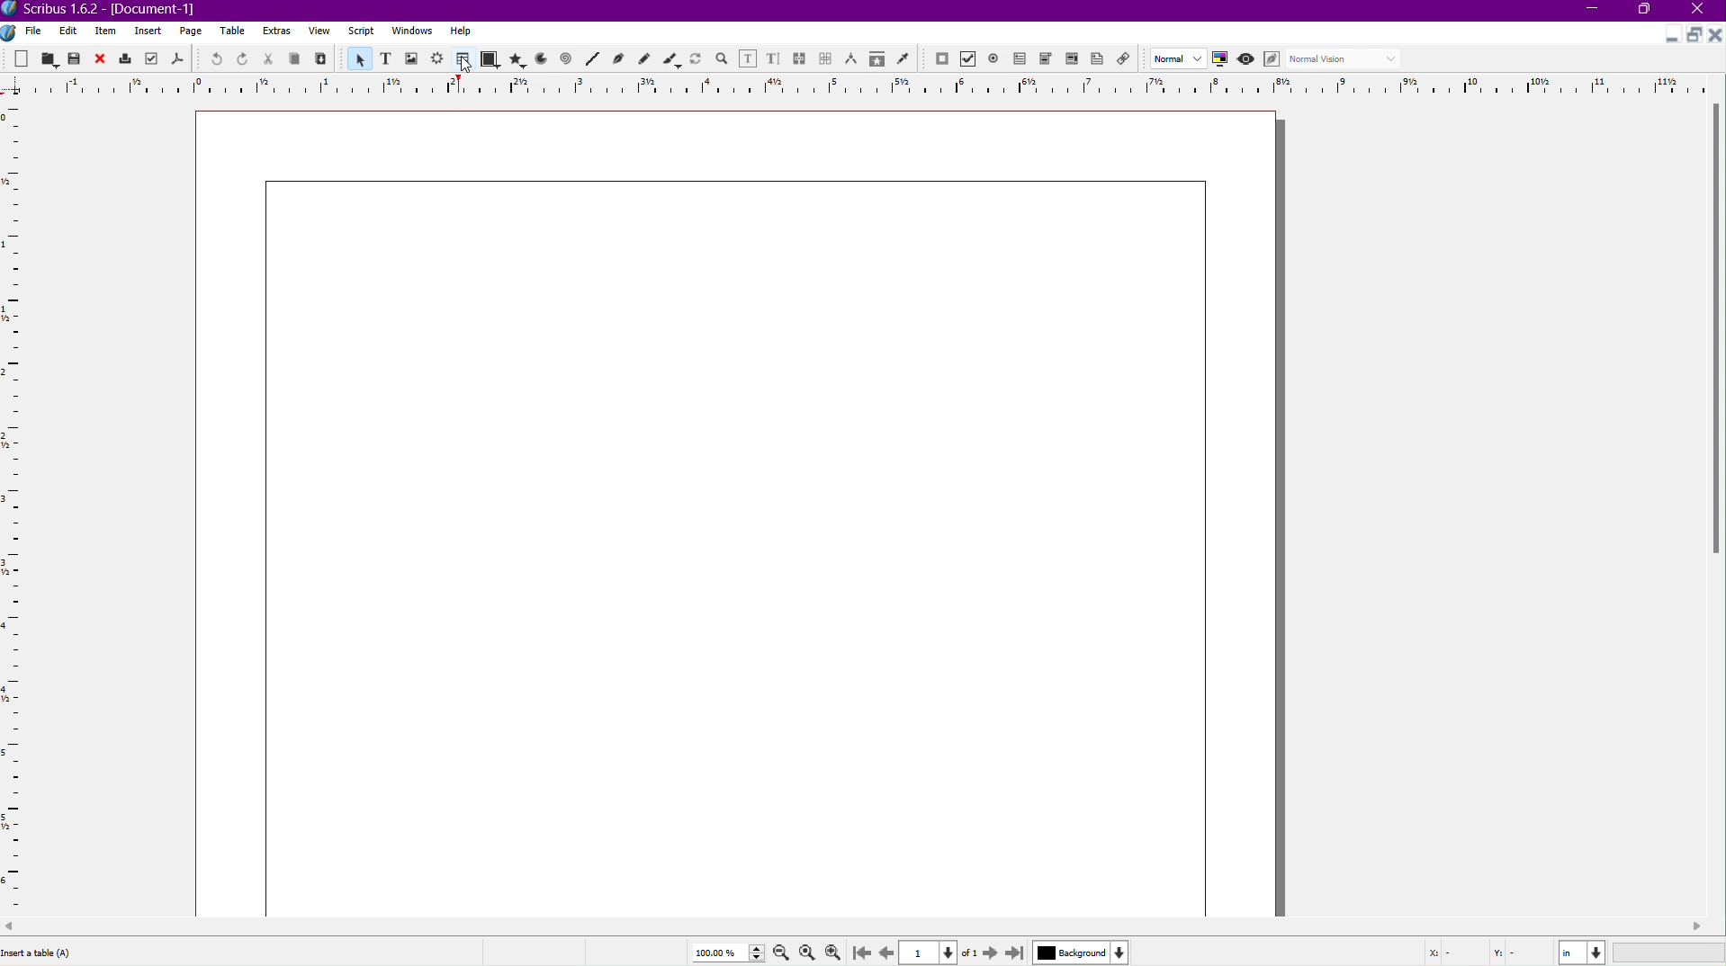 This screenshot has height=966, width=1726. What do you see at coordinates (76, 58) in the screenshot?
I see `Save` at bounding box center [76, 58].